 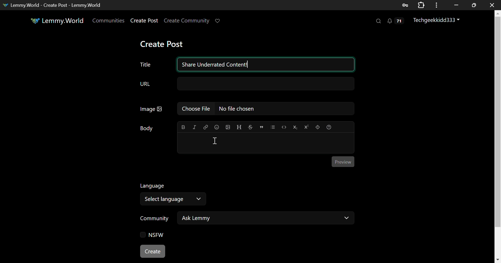 I want to click on NSFW Checkbox, so click(x=154, y=235).